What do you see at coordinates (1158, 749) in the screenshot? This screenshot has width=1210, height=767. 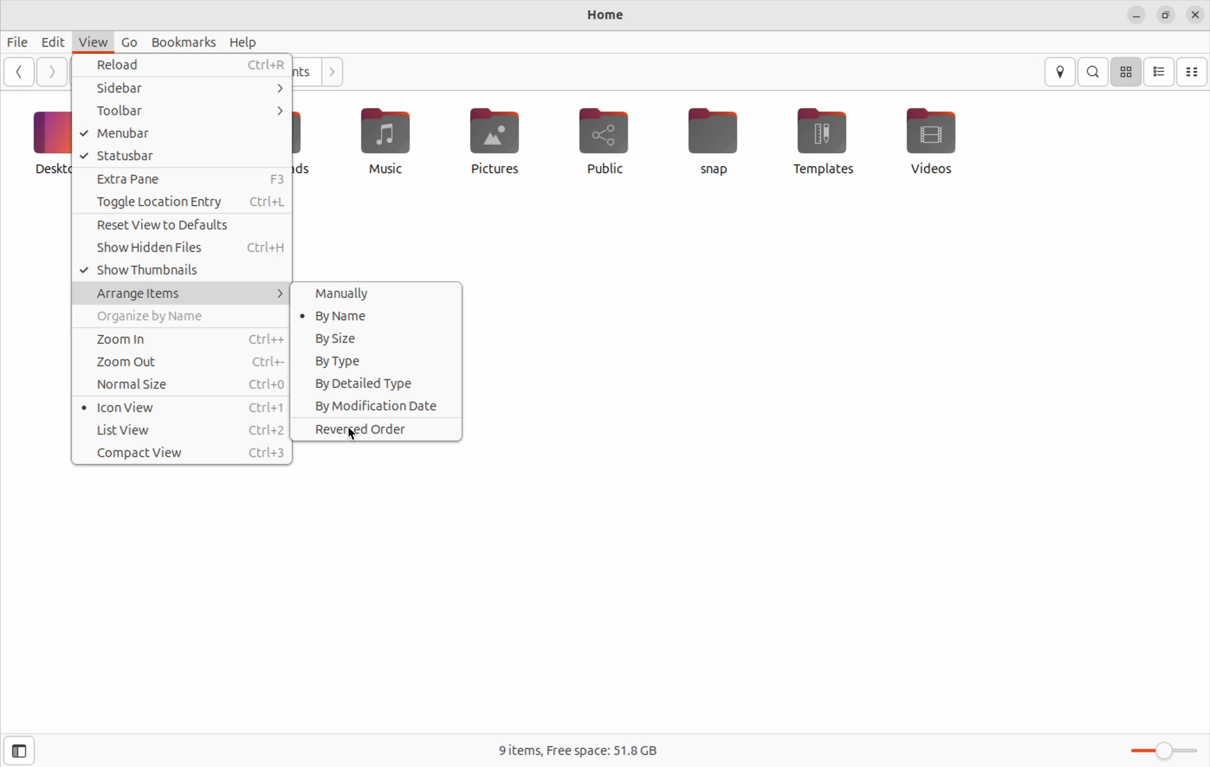 I see `toggle zoom` at bounding box center [1158, 749].